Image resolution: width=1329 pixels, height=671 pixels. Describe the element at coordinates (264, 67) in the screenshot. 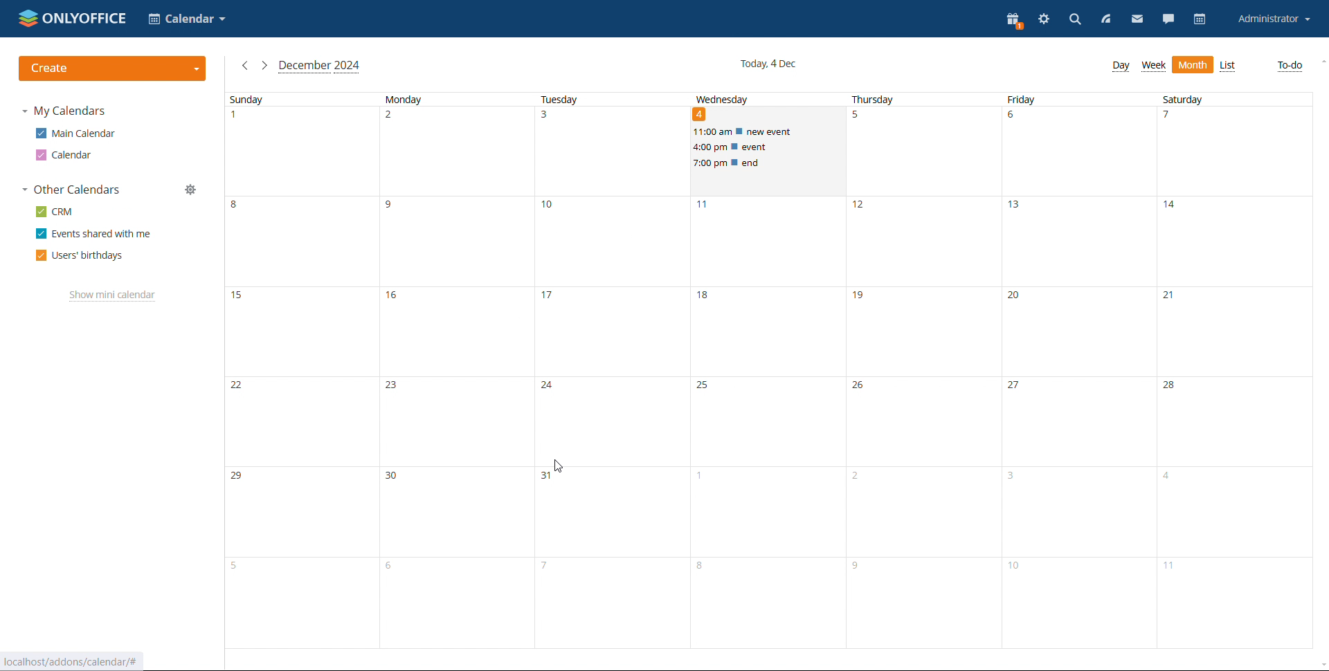

I see `next month` at that location.